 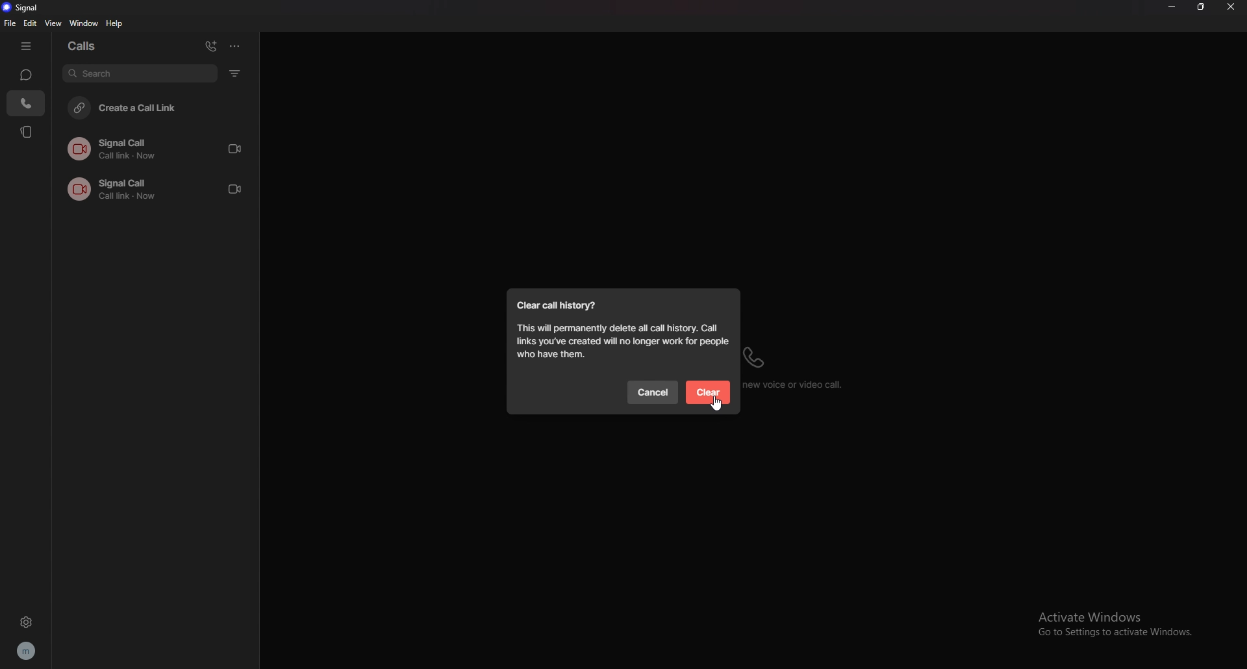 What do you see at coordinates (11, 23) in the screenshot?
I see `file` at bounding box center [11, 23].